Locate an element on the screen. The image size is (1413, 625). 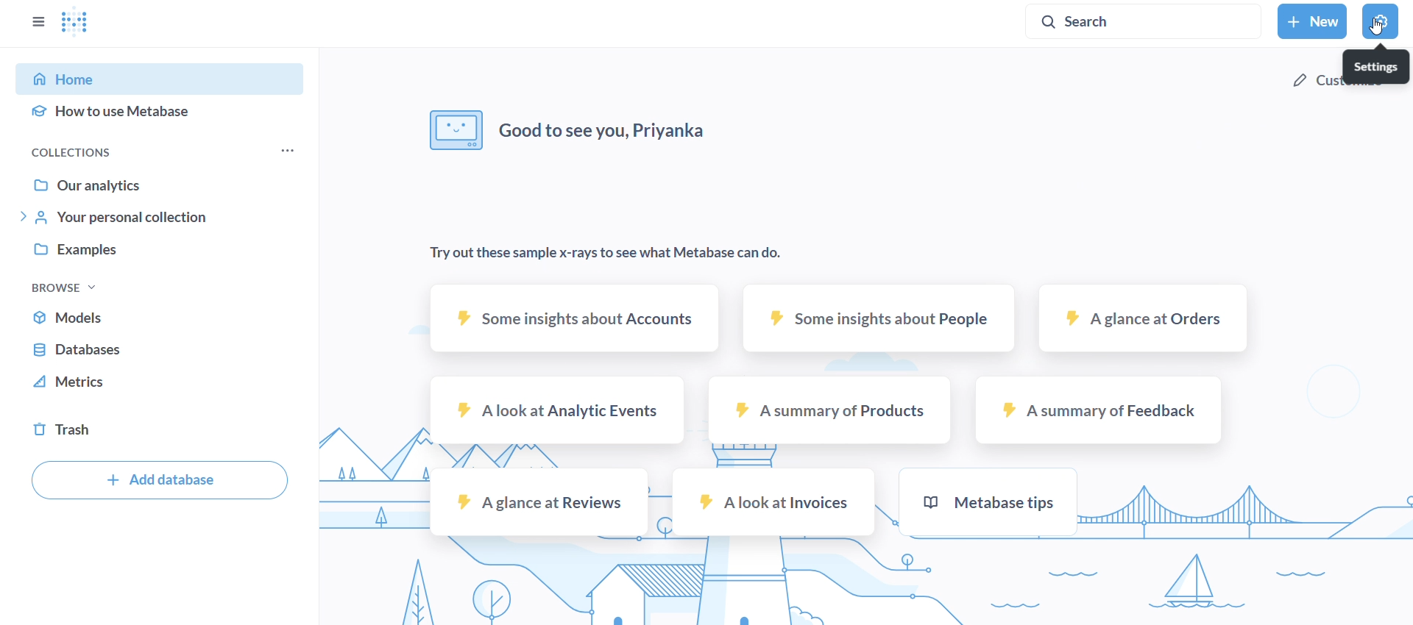
some insights about accounts is located at coordinates (570, 318).